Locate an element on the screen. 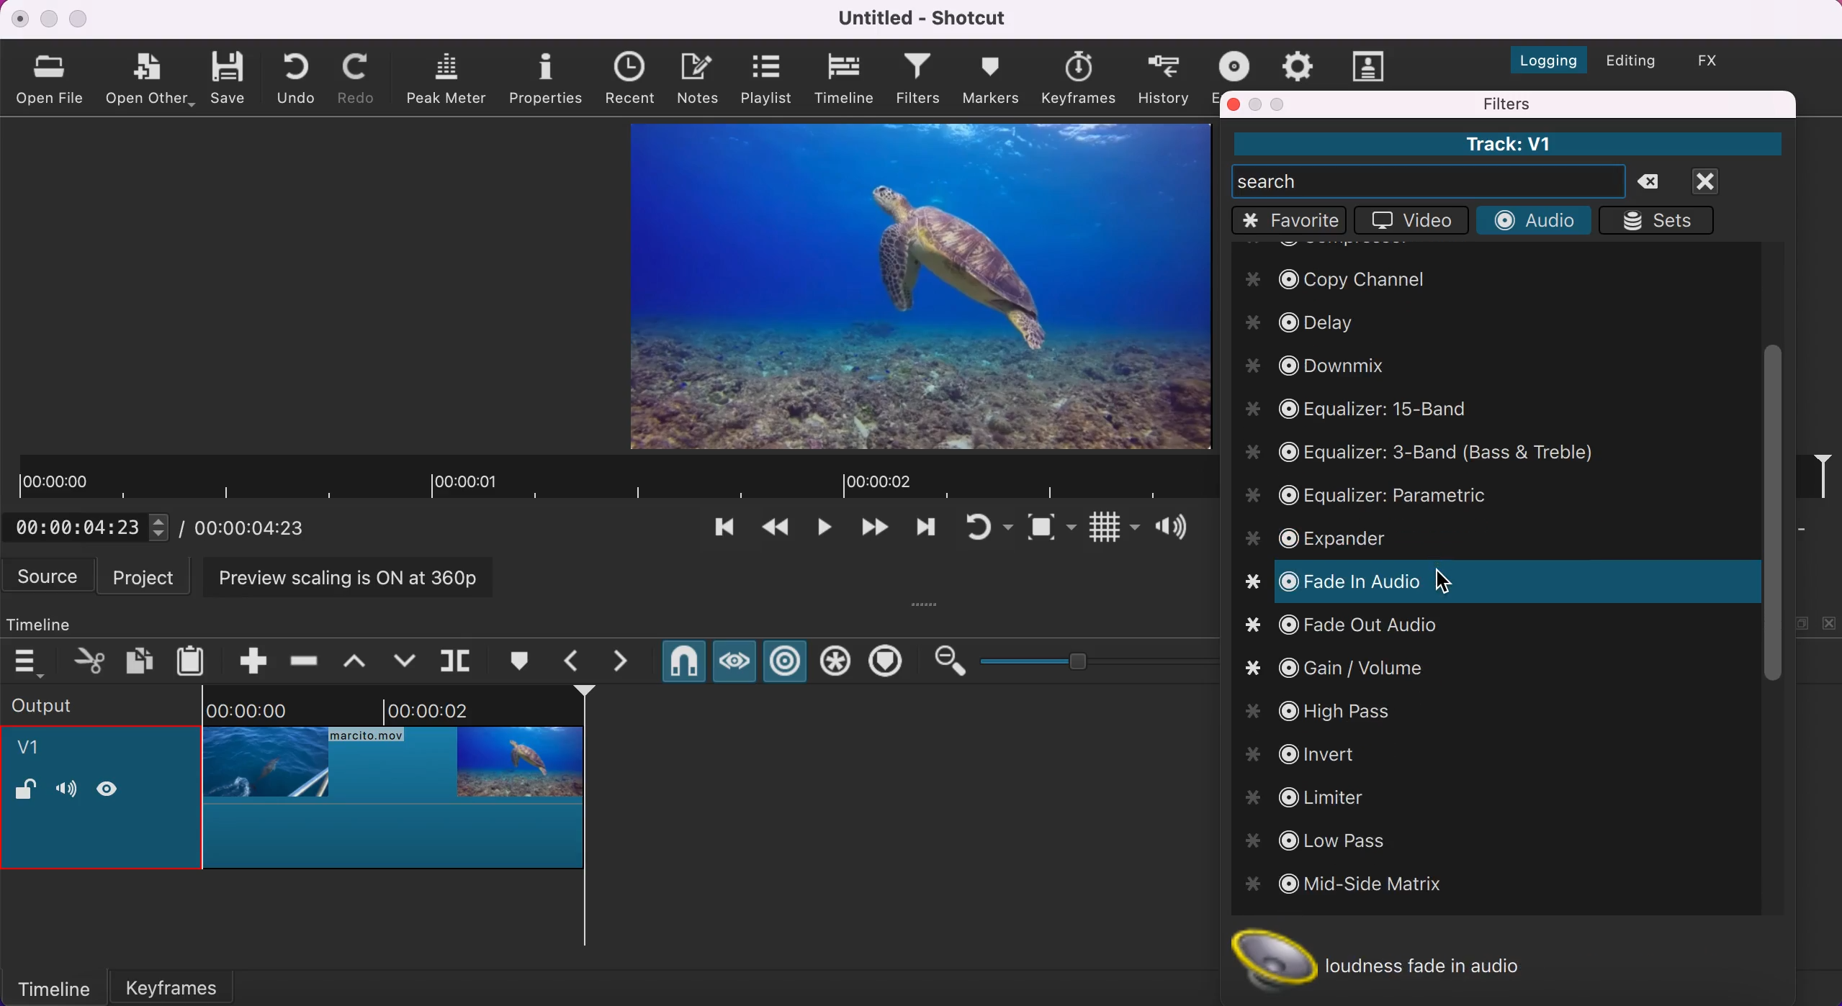 The height and width of the screenshot is (1006, 1842). skip to the next point is located at coordinates (873, 531).